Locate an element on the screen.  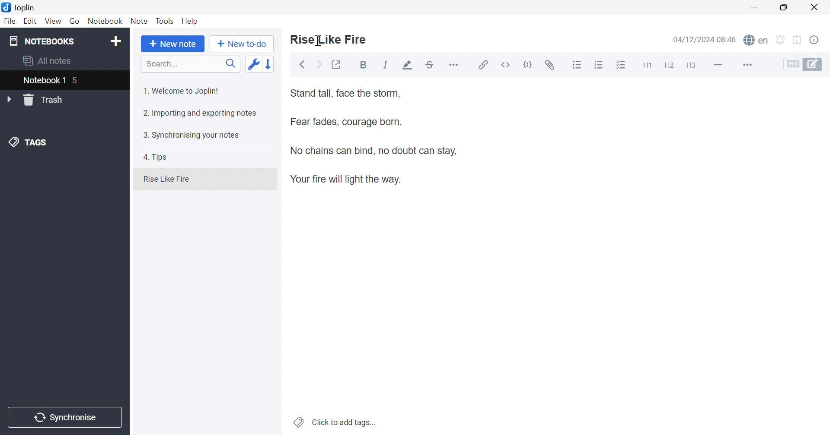
Restore Down is located at coordinates (785, 8).